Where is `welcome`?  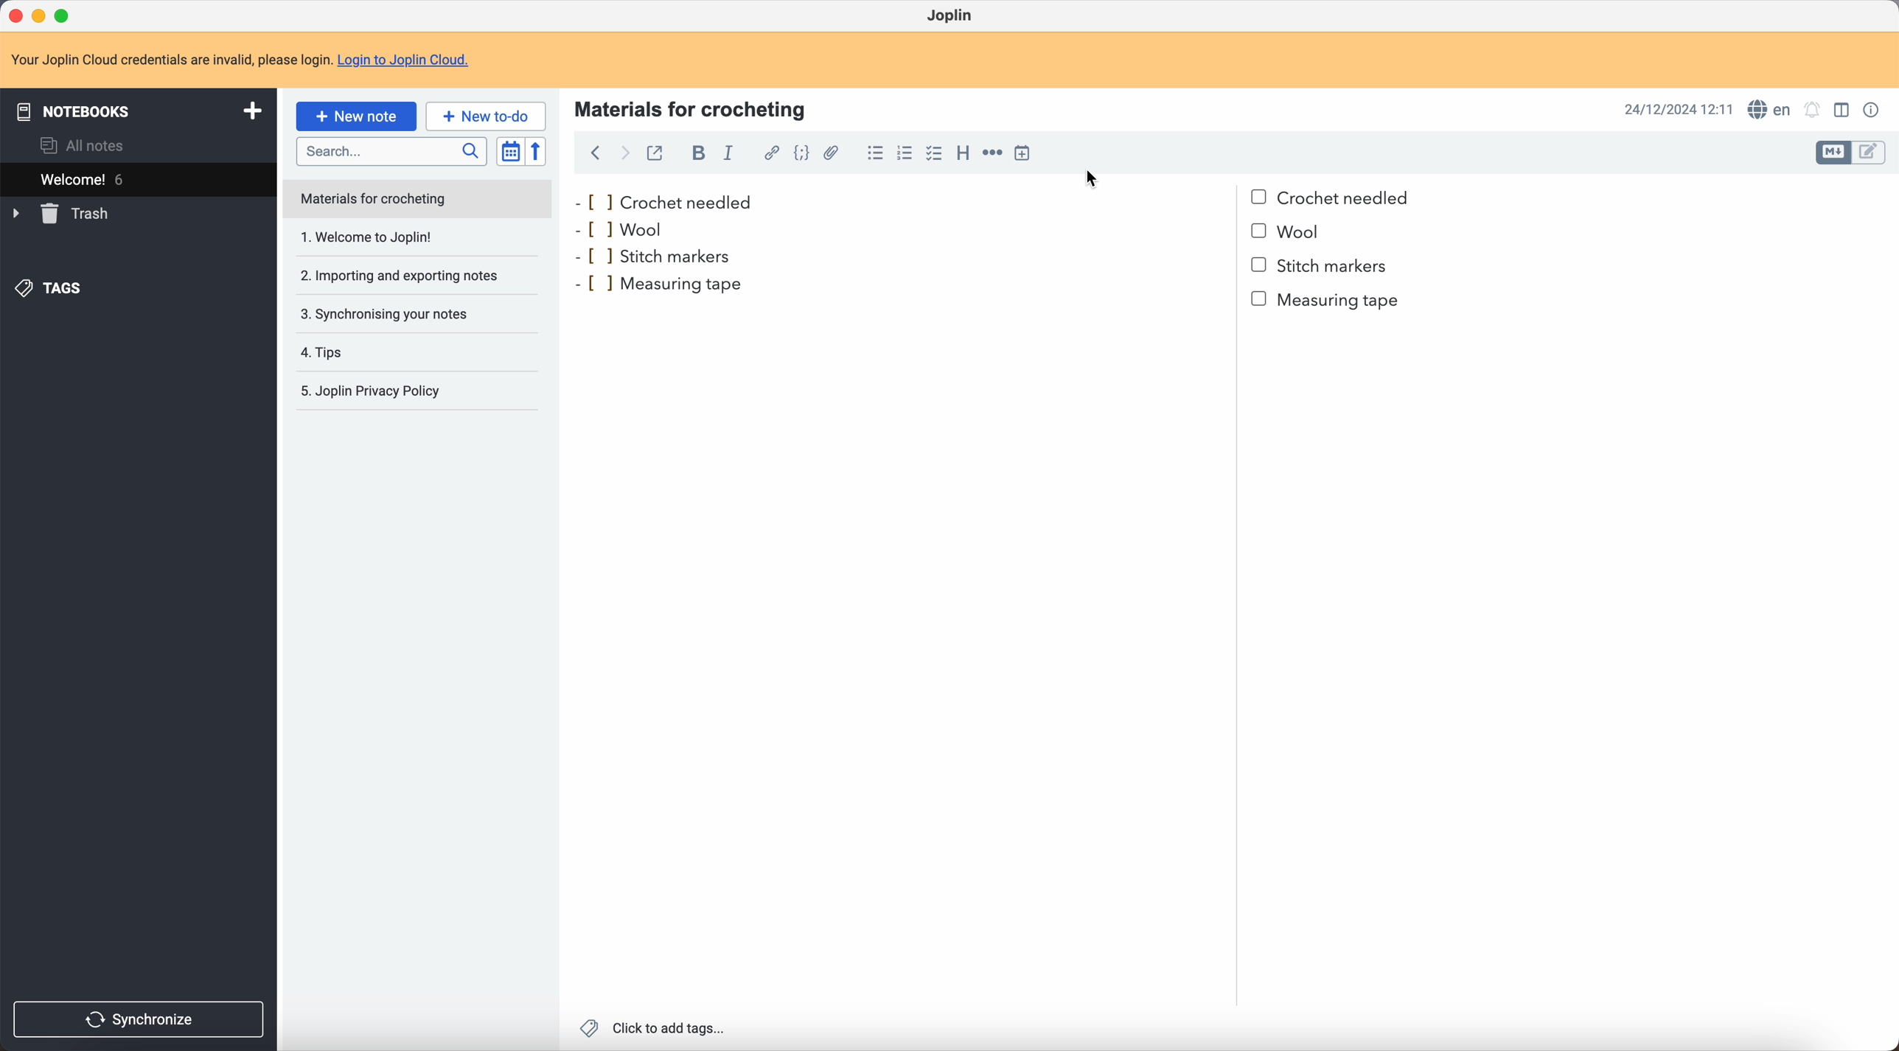 welcome is located at coordinates (138, 178).